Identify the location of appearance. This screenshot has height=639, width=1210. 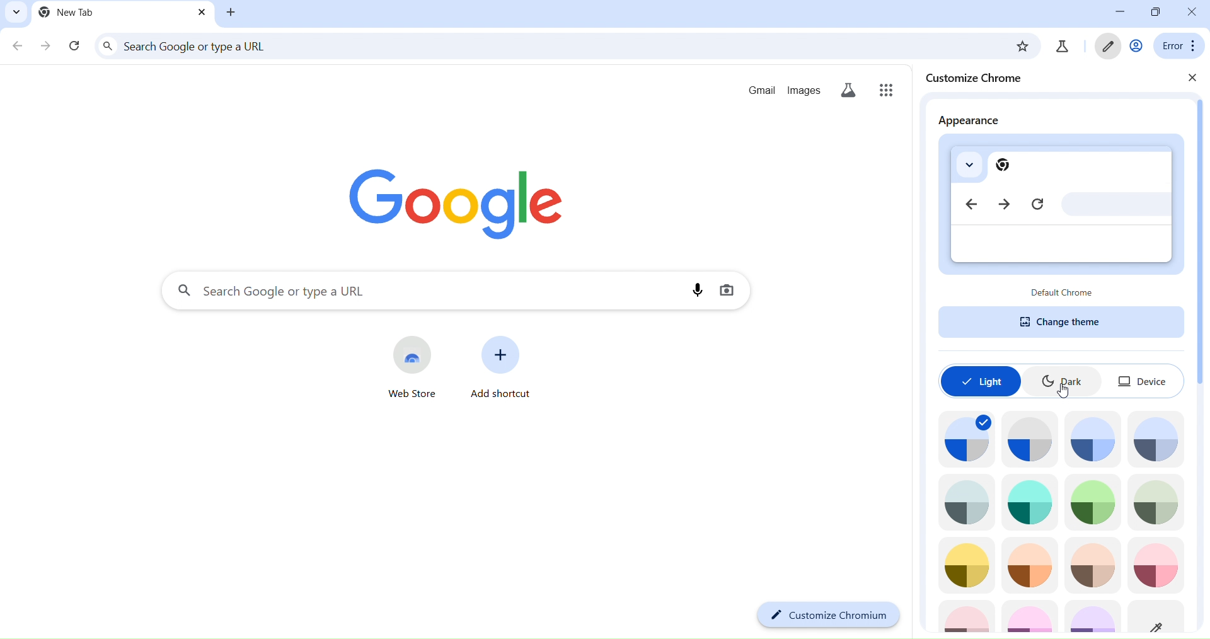
(971, 120).